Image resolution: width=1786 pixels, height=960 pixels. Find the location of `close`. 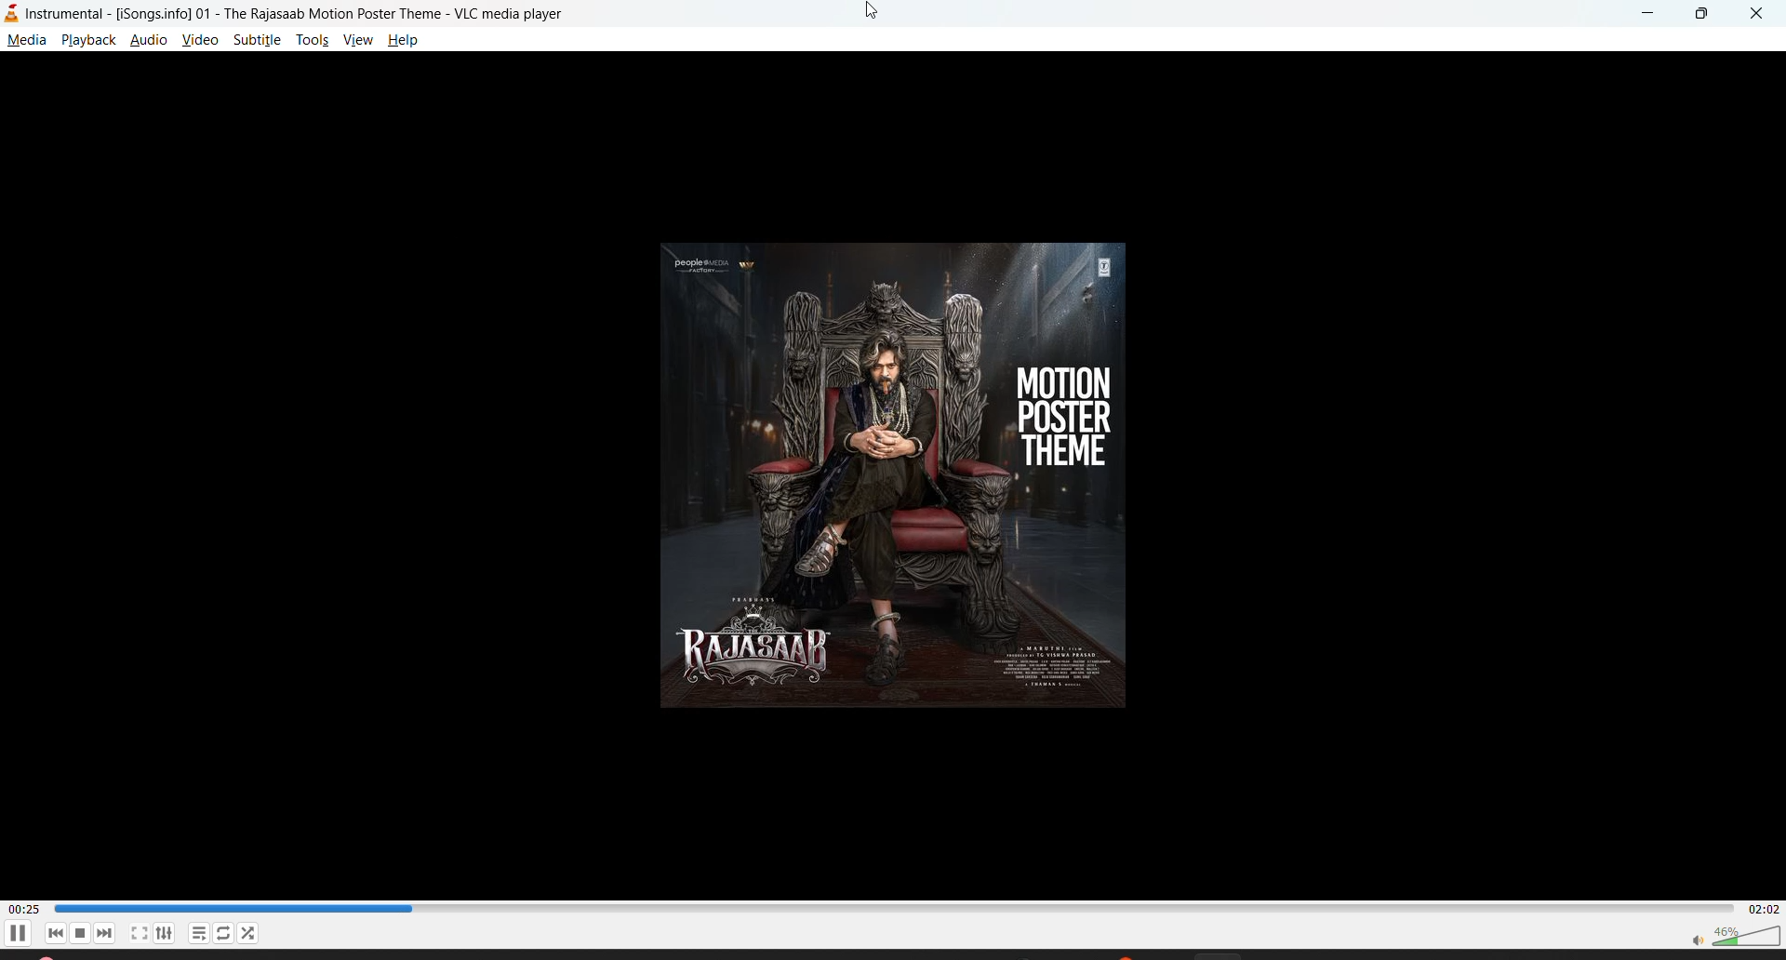

close is located at coordinates (1759, 14).